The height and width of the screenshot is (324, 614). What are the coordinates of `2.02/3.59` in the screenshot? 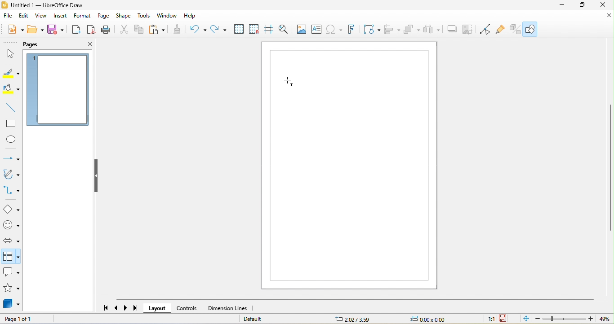 It's located at (353, 319).